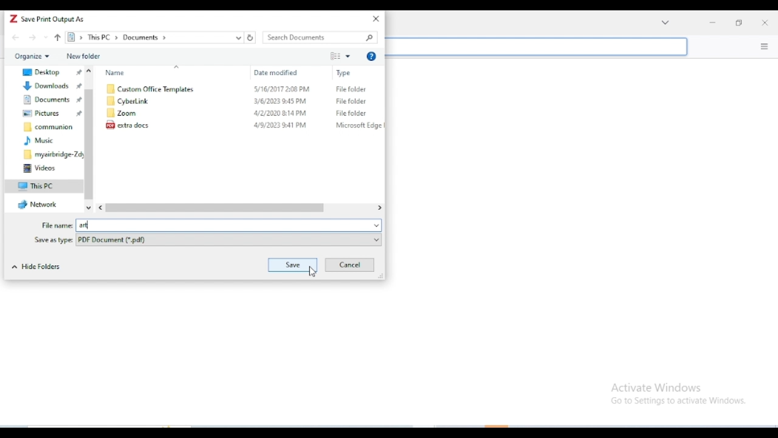 Image resolution: width=778 pixels, height=438 pixels. What do you see at coordinates (680, 401) in the screenshot?
I see `Go to Settings to activate Windows.` at bounding box center [680, 401].